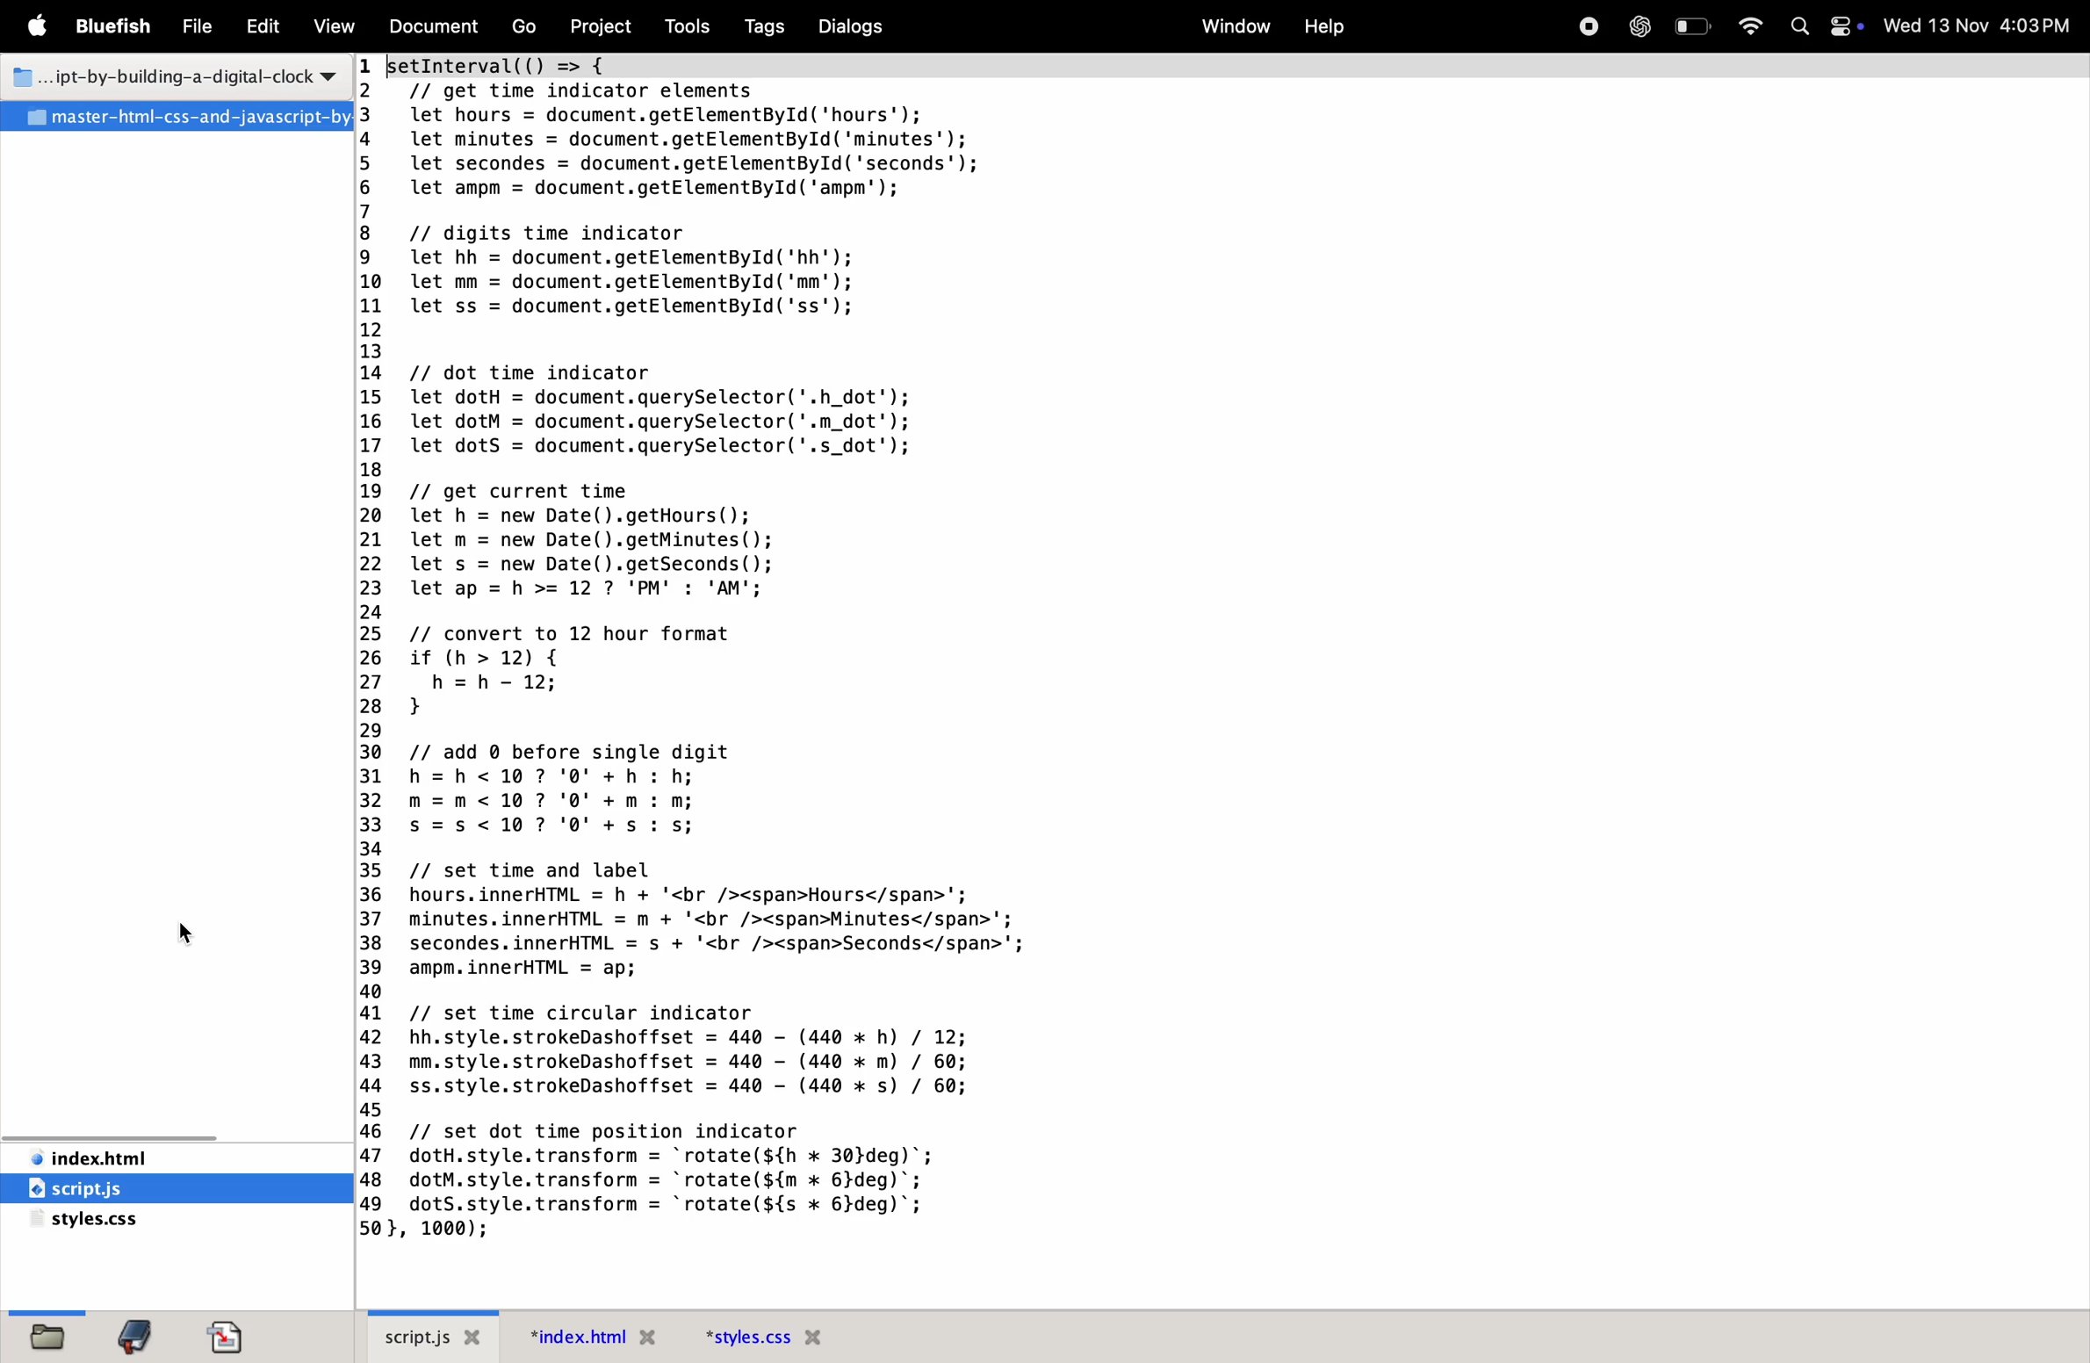  What do you see at coordinates (689, 648) in the screenshot?
I see `CLAIRE T VU = 4
// get time indicator elements
let hours = document.getElementById('hours');
let minutes = document.getElementById('minutes');
let secondes = document.getElementById('seconds');
let ampm = document.getElementById('ampm');
// digits time indicator
let hh = document.getElementById('hh');
let mm = document.getElementById('mm');
let ss = document.getElementById('ss');
// dot time indicator
let dotH = document.querySelector('.h_dot"');
let dotM = document.querySelector('.m_dot"');
let dotS = document.querySelector('.s_dot');
// get current time
let h = new Date().getHours();
let m = new Date().getMinutes();
let s = new Date().getSeconds();
let ap = h >= 12 ? 'PM' : 'AM';
// convert to 12 hour format
if (h > 12) {
h =h - 12;
}
// add @ before single digit
h=h<10 7? '0" + h : h;
m=m<10 7? '0' +m : m;
s=s5s<107? '0' +s : s;
// set time and label
hours.innerHTML = h + '<br /><span>Hours</span>';
minutes.innerHTML = m + '<br /><span>Minutes</span>
secondes.innerHTML = s + '<br /><span>Seconds</span
ampm. innerHTML = ap;
// set time circular indicator
hh.style.strokeDashoffset = 440 — (440 x h) / 12;
mm.style.strokeDashoffset = 440 - (440 x m) / 60;
ss.style.strokeDashoffset = 440 - (440 x s) / 60;
// set dot time position indicator
dotH.style.transform = “rotate(${h x 30}deg);
dotM.style.transform = “rotate(${m * 6}deg)’;
dotS.style.transform = “rotate(${s * 6}deg)’;
1000):` at bounding box center [689, 648].